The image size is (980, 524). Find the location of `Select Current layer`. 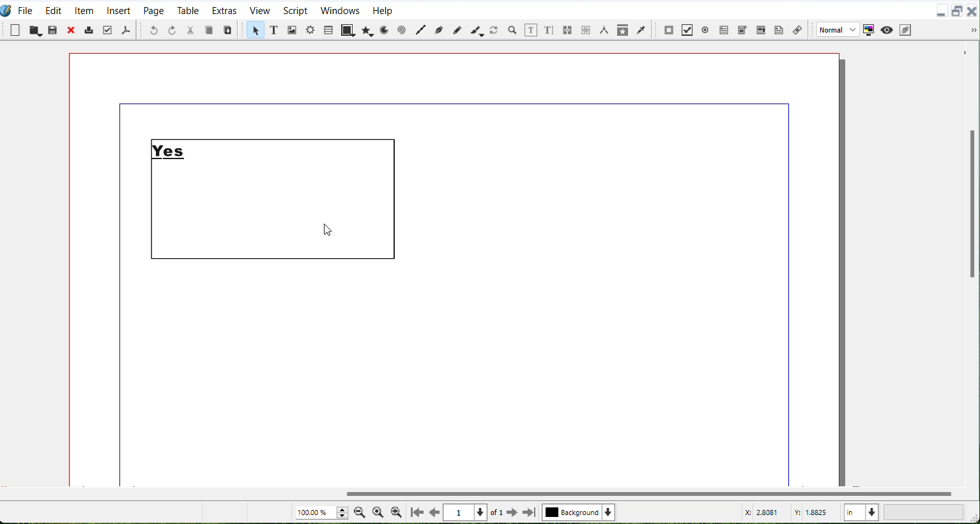

Select Current layer is located at coordinates (581, 512).